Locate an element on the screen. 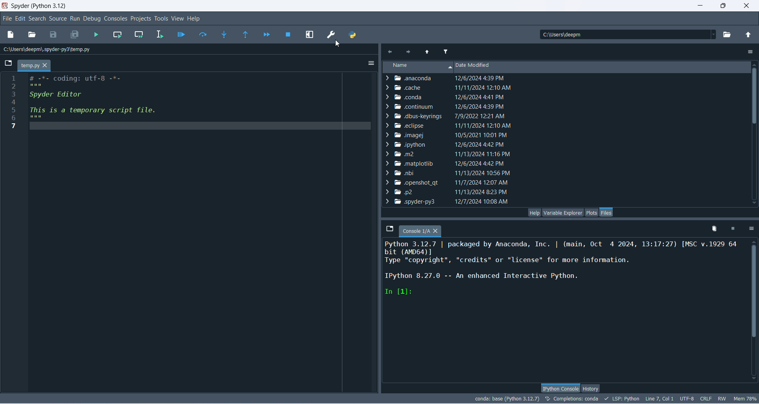 This screenshot has width=759, height=404. history is located at coordinates (590, 389).